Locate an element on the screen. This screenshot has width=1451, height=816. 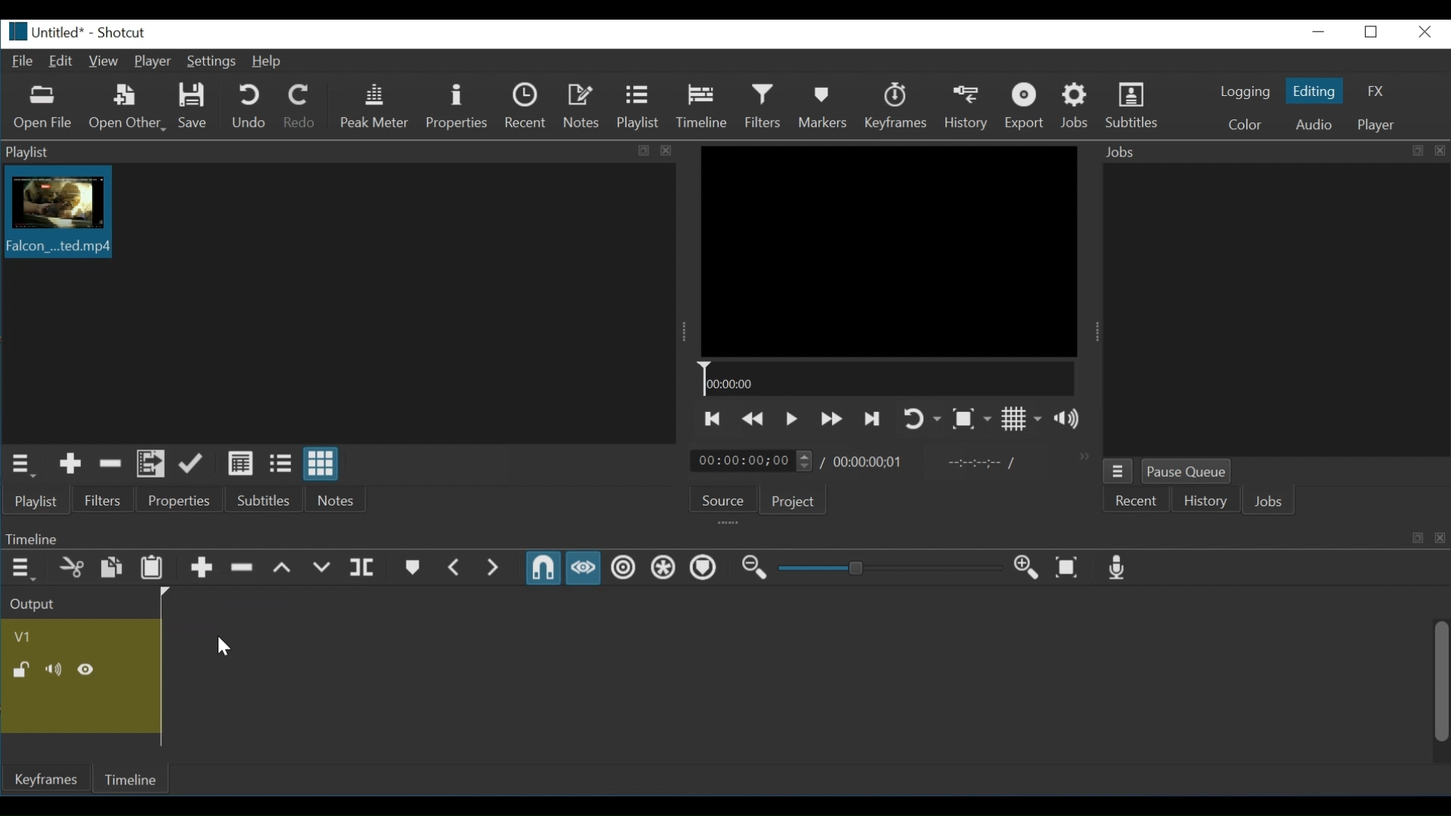
Restore is located at coordinates (1372, 32).